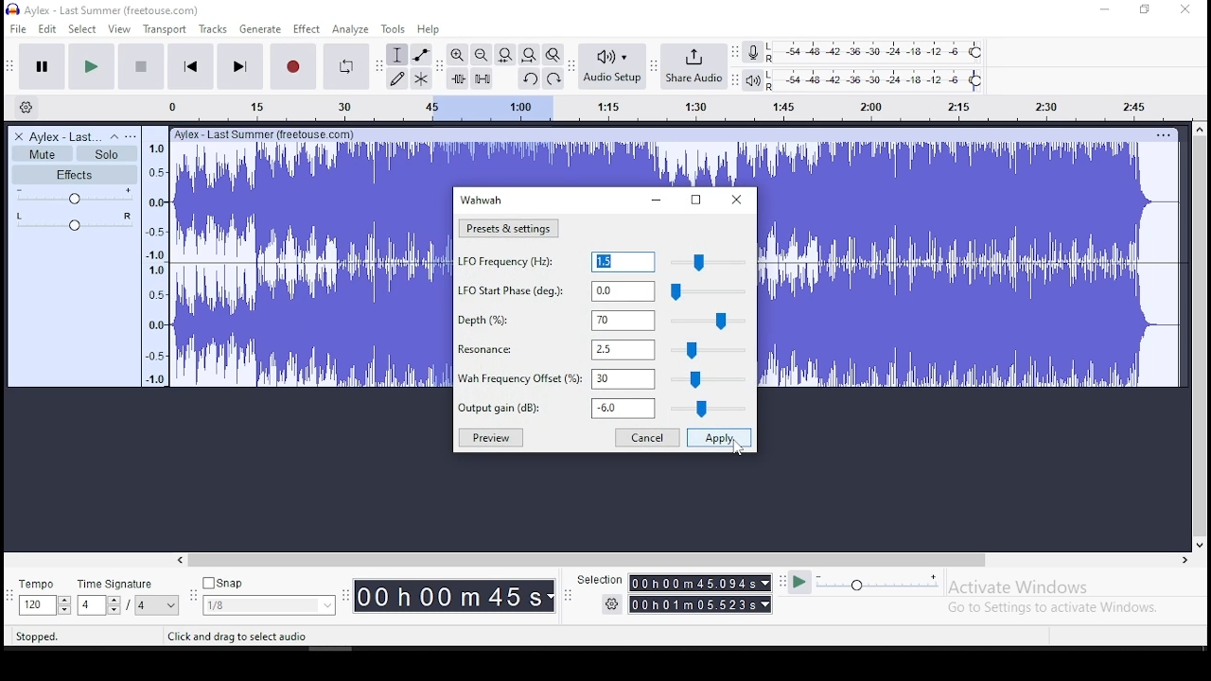 The height and width of the screenshot is (681, 1211). What do you see at coordinates (696, 67) in the screenshot?
I see `share audio` at bounding box center [696, 67].